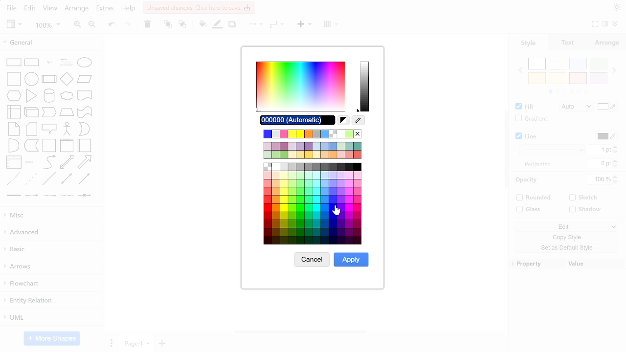 This screenshot has width=626, height=352. Describe the element at coordinates (616, 152) in the screenshot. I see `decrease line width` at that location.